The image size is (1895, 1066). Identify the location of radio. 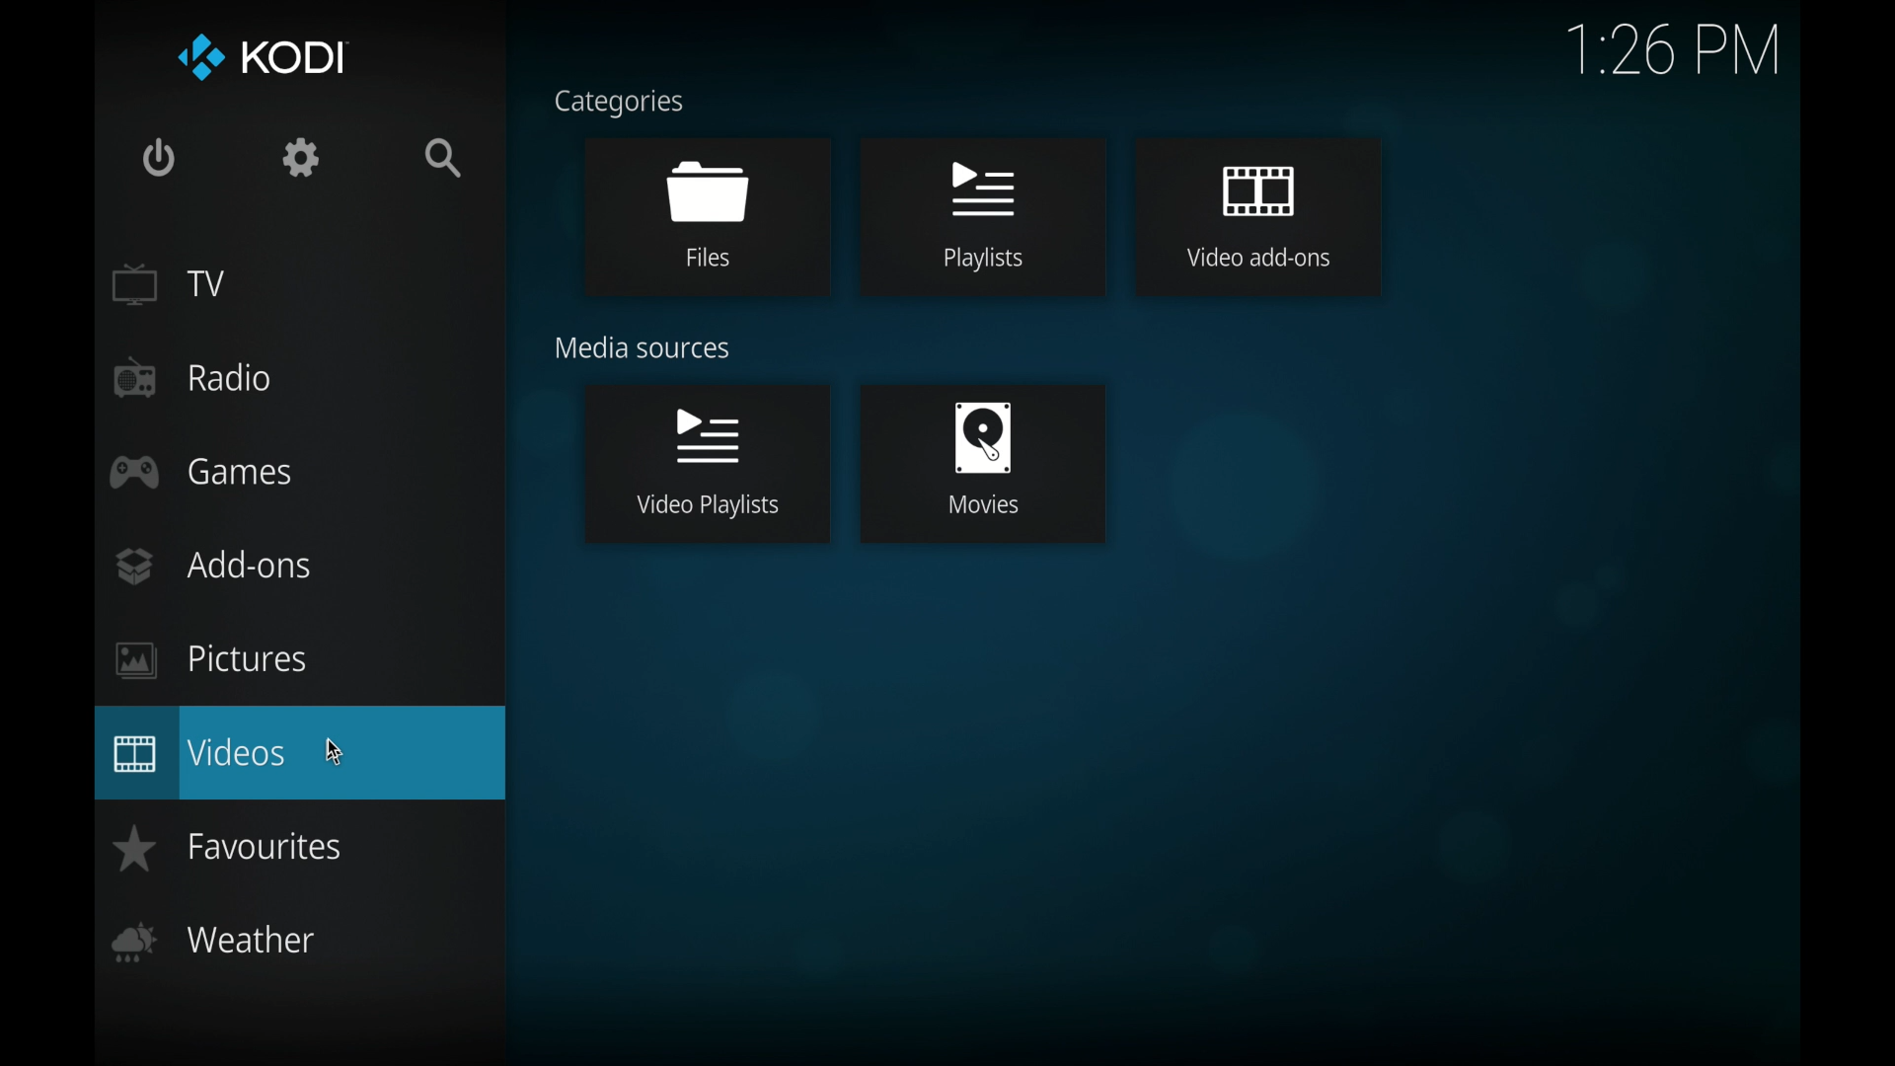
(194, 379).